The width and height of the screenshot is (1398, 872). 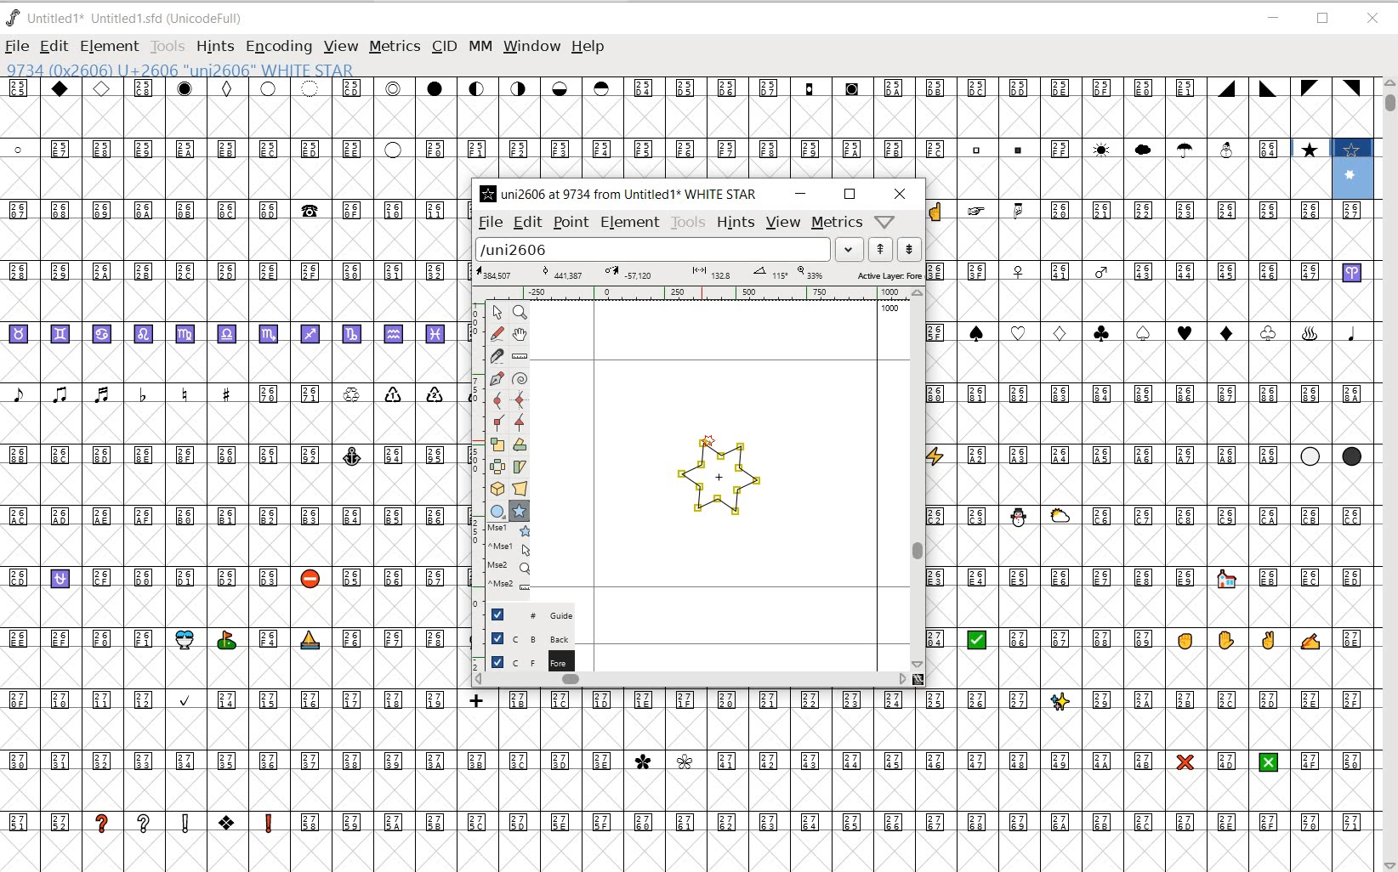 I want to click on ELEMENT, so click(x=110, y=46).